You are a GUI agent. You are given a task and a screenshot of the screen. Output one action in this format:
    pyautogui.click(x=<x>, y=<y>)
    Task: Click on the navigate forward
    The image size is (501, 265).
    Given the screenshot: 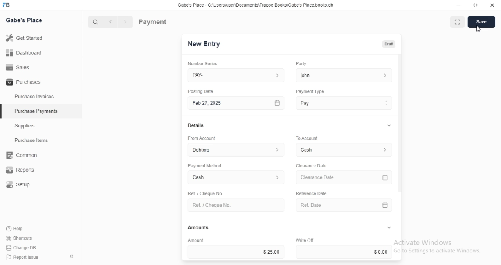 What is the action you would take?
    pyautogui.click(x=126, y=22)
    